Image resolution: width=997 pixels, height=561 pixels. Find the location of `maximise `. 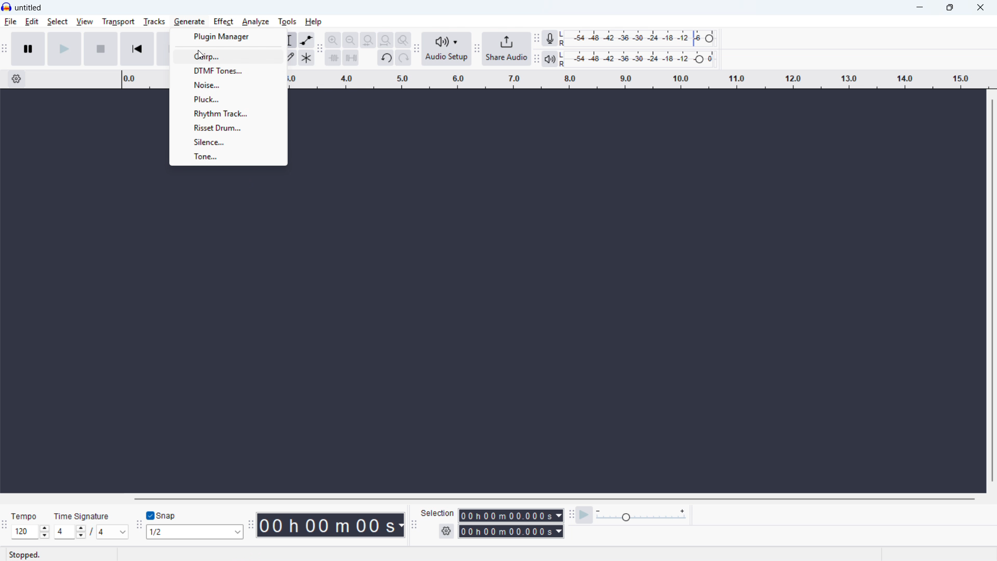

maximise  is located at coordinates (951, 8).